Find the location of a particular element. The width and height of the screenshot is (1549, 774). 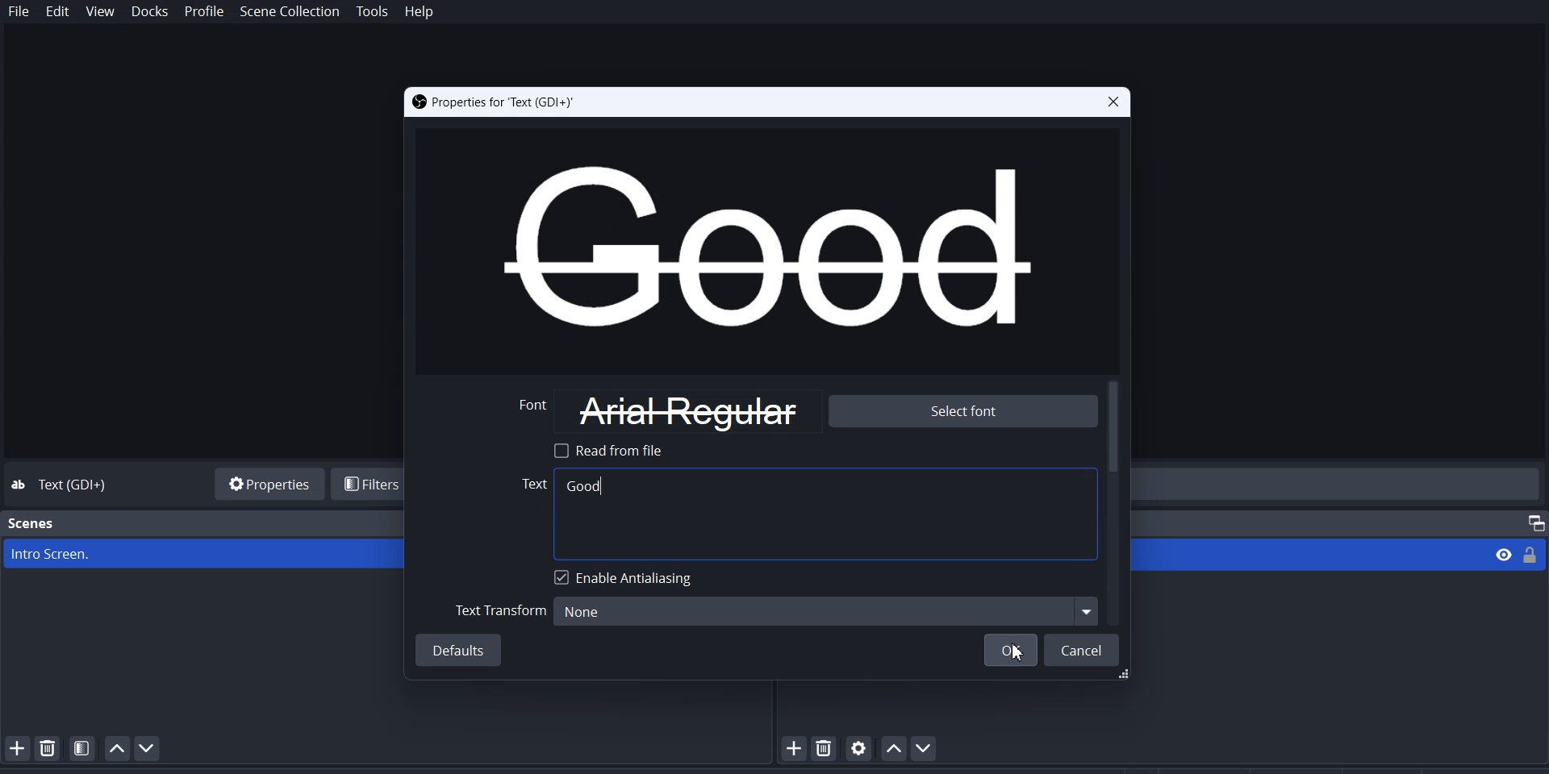

Enable Antialiasing is located at coordinates (627, 577).